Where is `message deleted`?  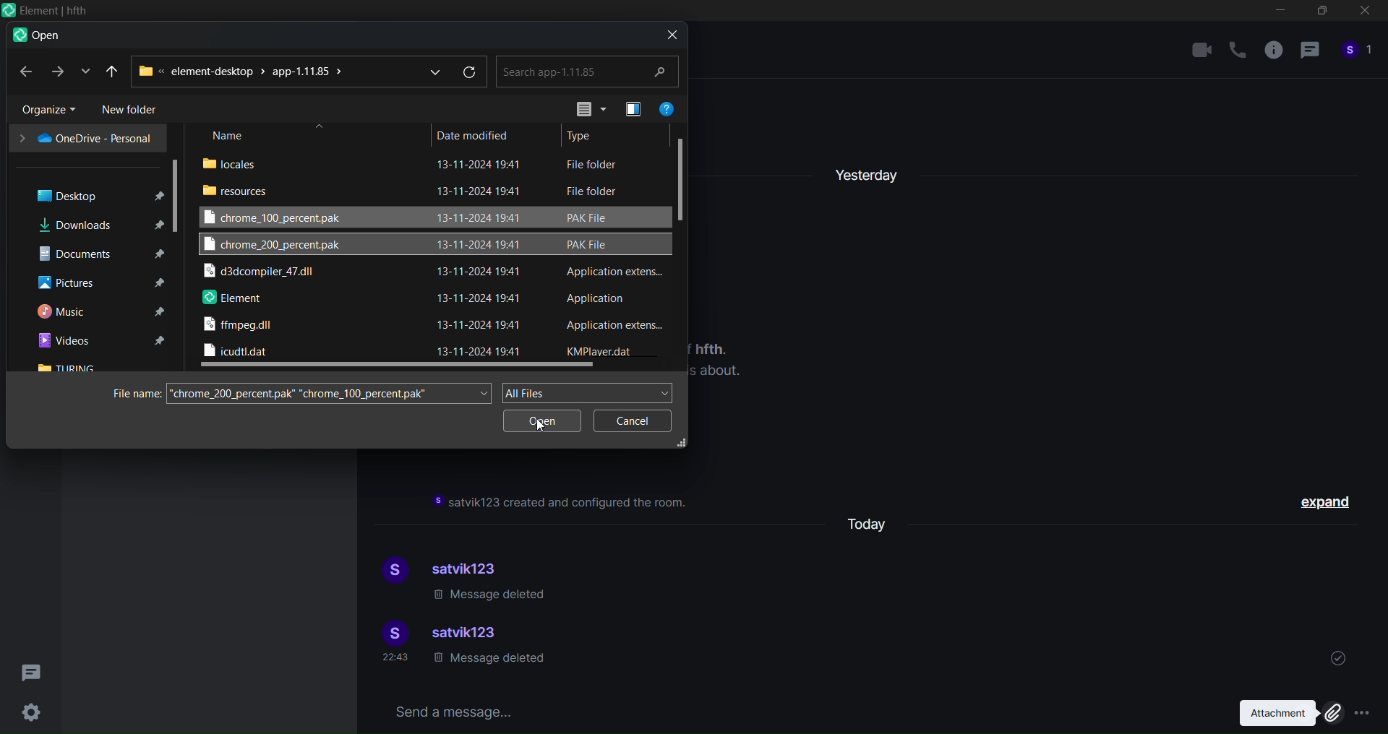 message deleted is located at coordinates (488, 662).